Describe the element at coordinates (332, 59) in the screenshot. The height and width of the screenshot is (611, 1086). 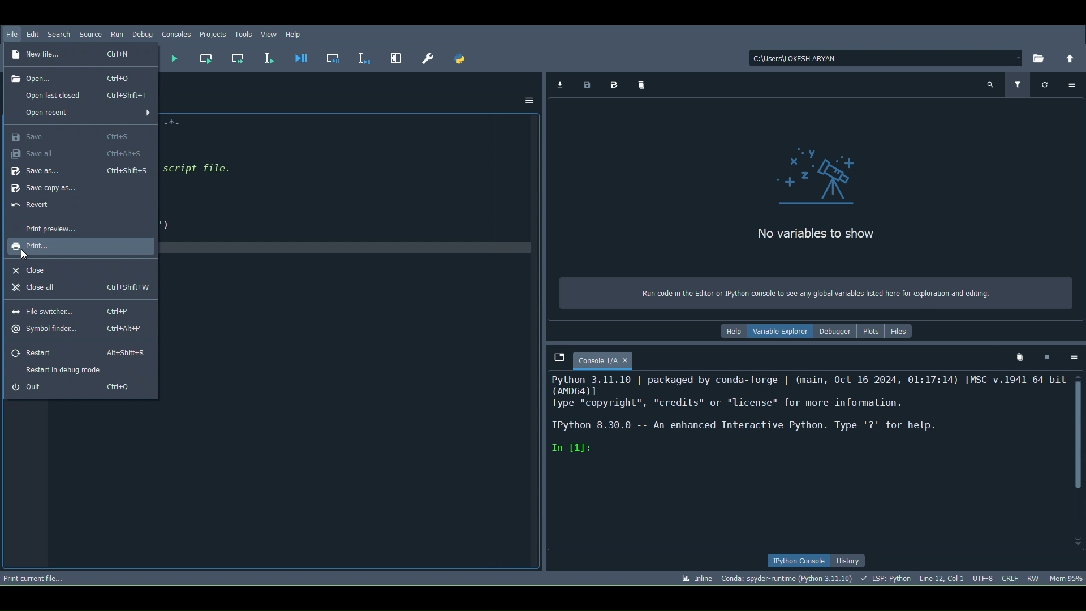
I see `Debug cell` at that location.